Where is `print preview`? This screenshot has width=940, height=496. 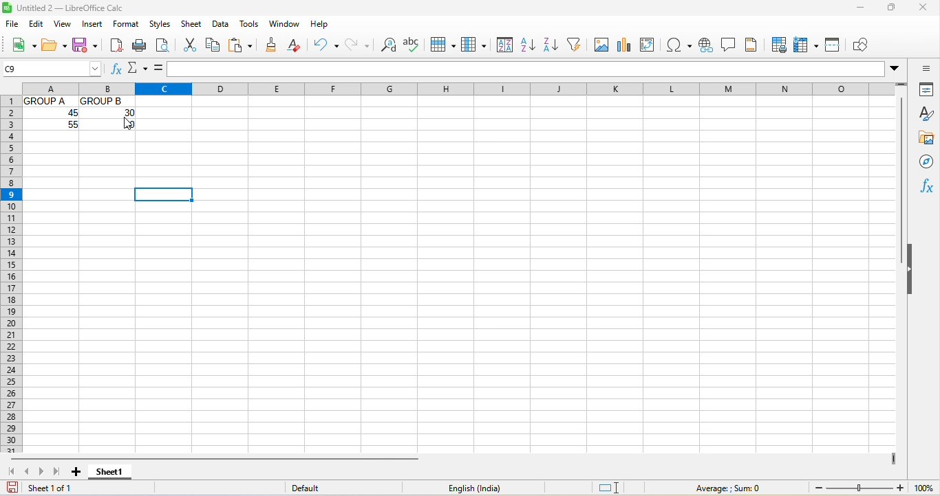 print preview is located at coordinates (162, 46).